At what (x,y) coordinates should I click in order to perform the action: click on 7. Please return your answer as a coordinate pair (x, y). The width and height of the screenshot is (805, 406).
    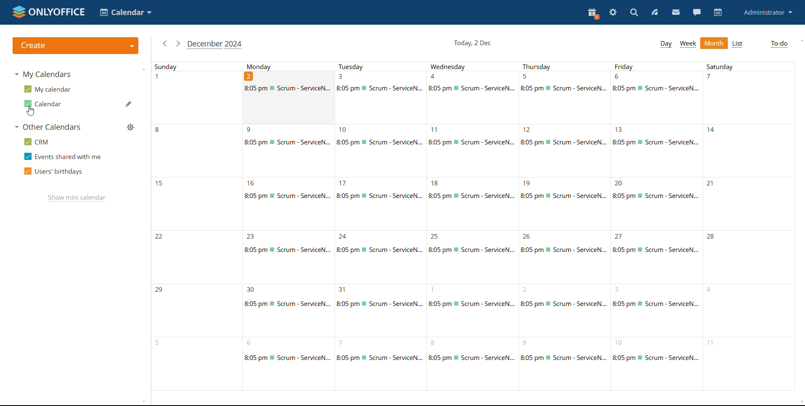
    Looking at the image, I should click on (747, 97).